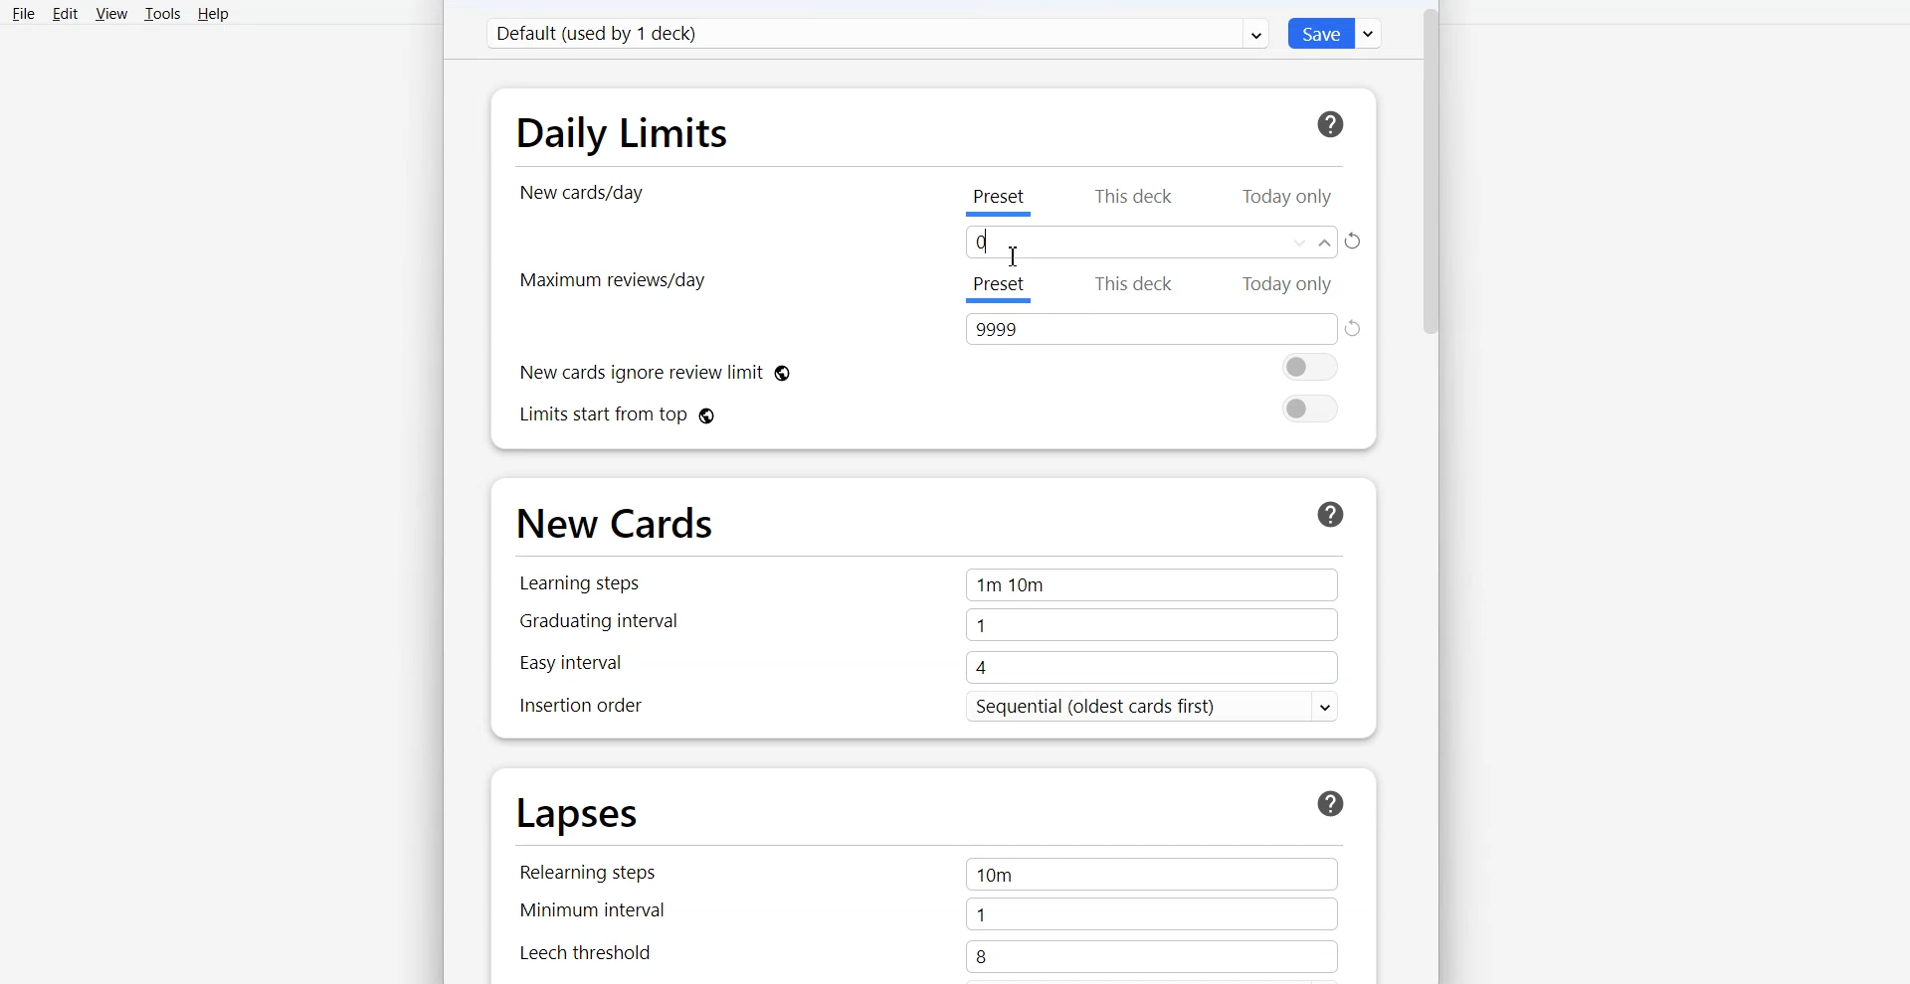  Describe the element at coordinates (615, 669) in the screenshot. I see `Easy interval` at that location.